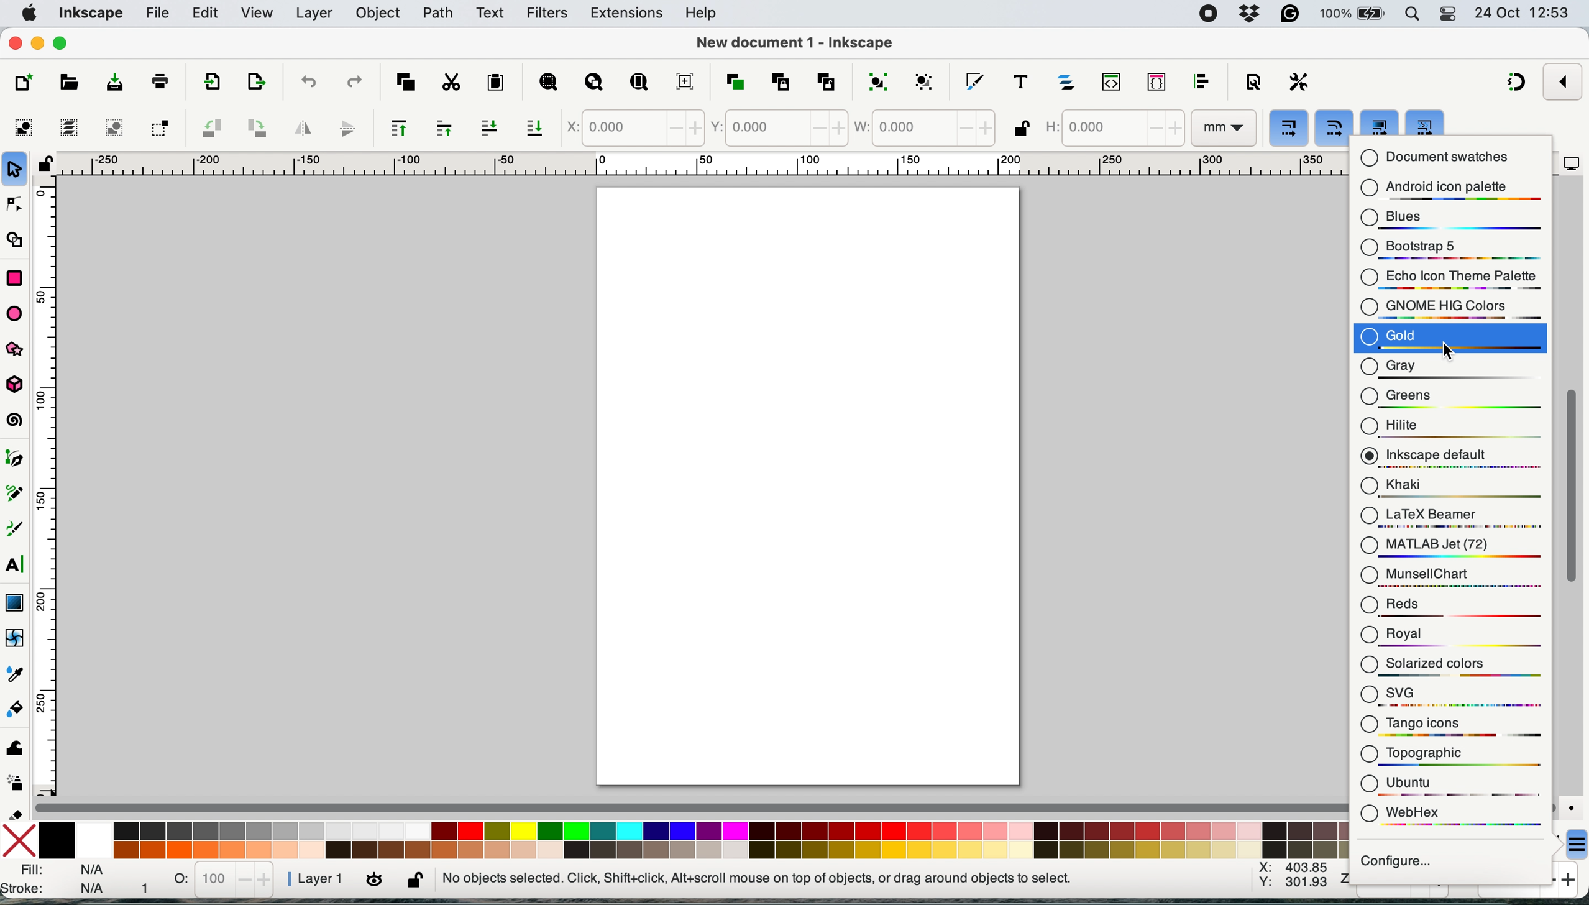 This screenshot has height=905, width=1589. I want to click on zoom selection, so click(547, 83).